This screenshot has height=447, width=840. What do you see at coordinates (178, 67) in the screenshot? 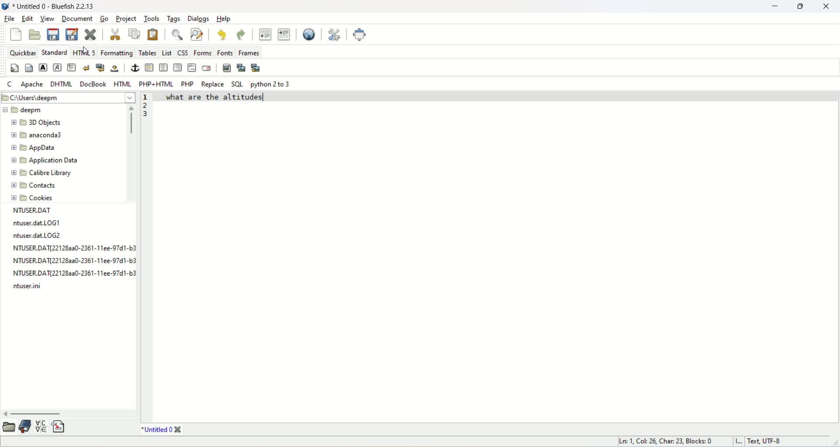
I see `right justify` at bounding box center [178, 67].